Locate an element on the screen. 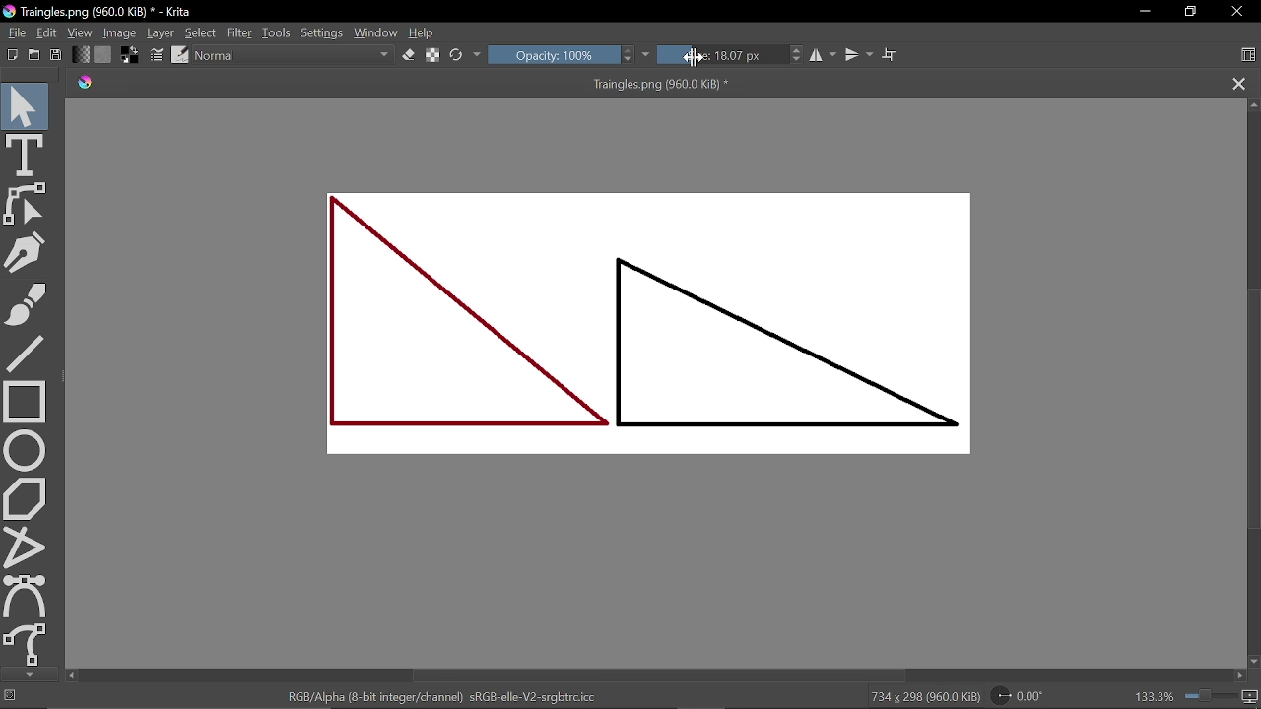  Normal is located at coordinates (294, 55).